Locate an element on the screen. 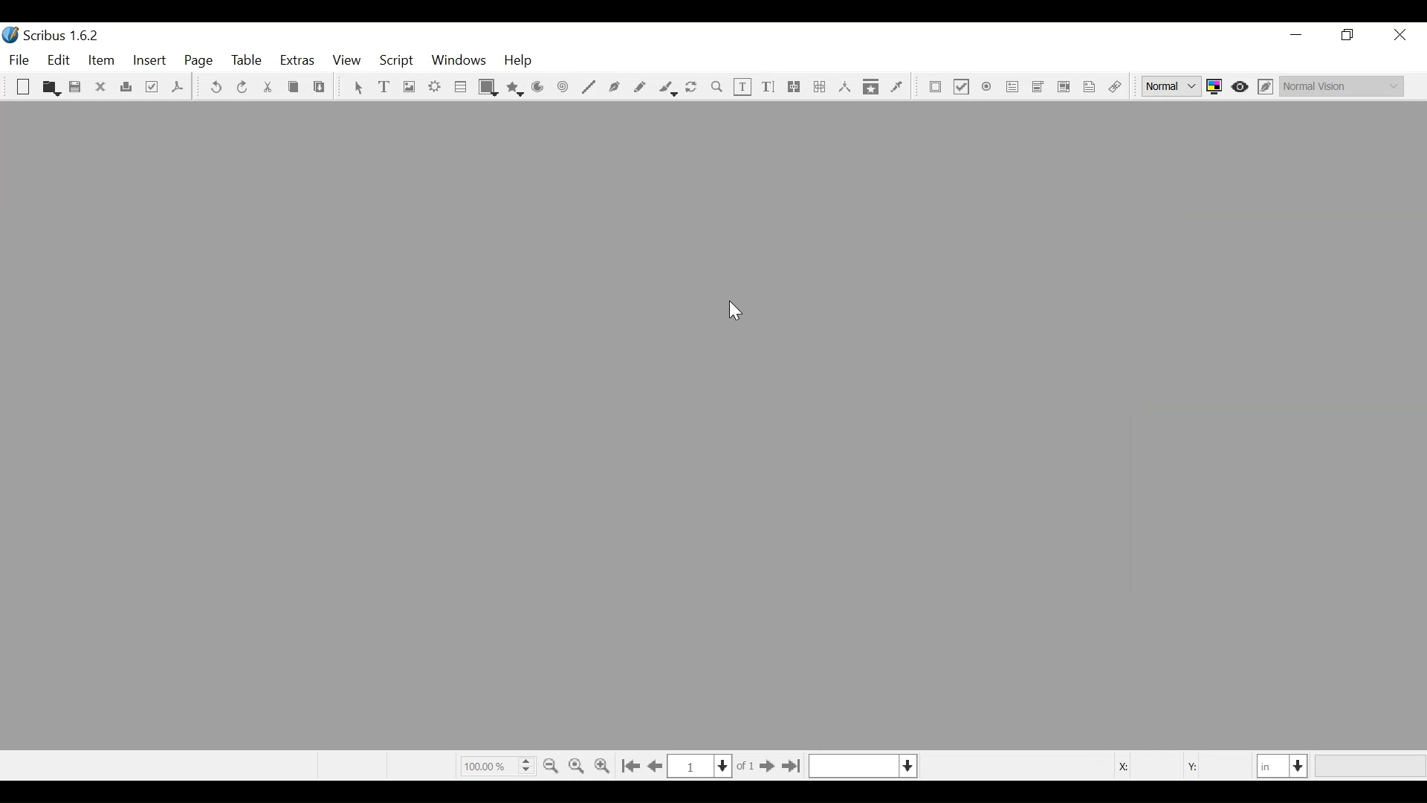  Image Frame is located at coordinates (408, 88).